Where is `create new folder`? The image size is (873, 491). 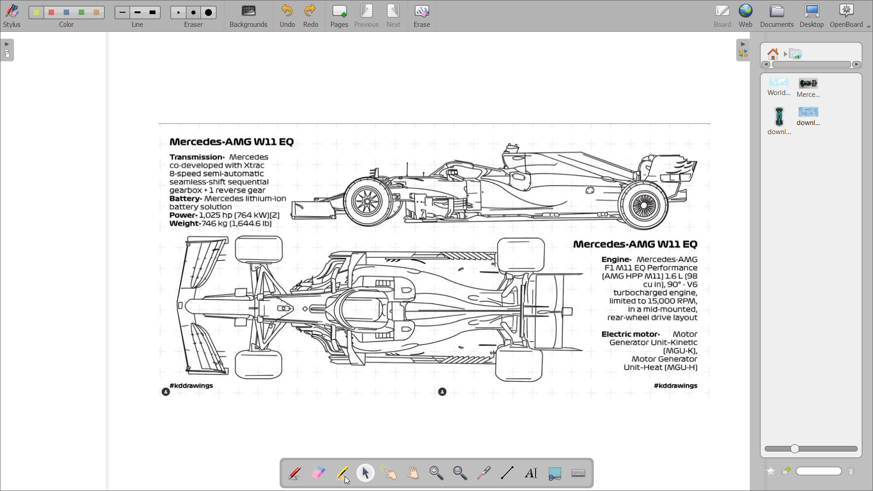 create new folder is located at coordinates (788, 471).